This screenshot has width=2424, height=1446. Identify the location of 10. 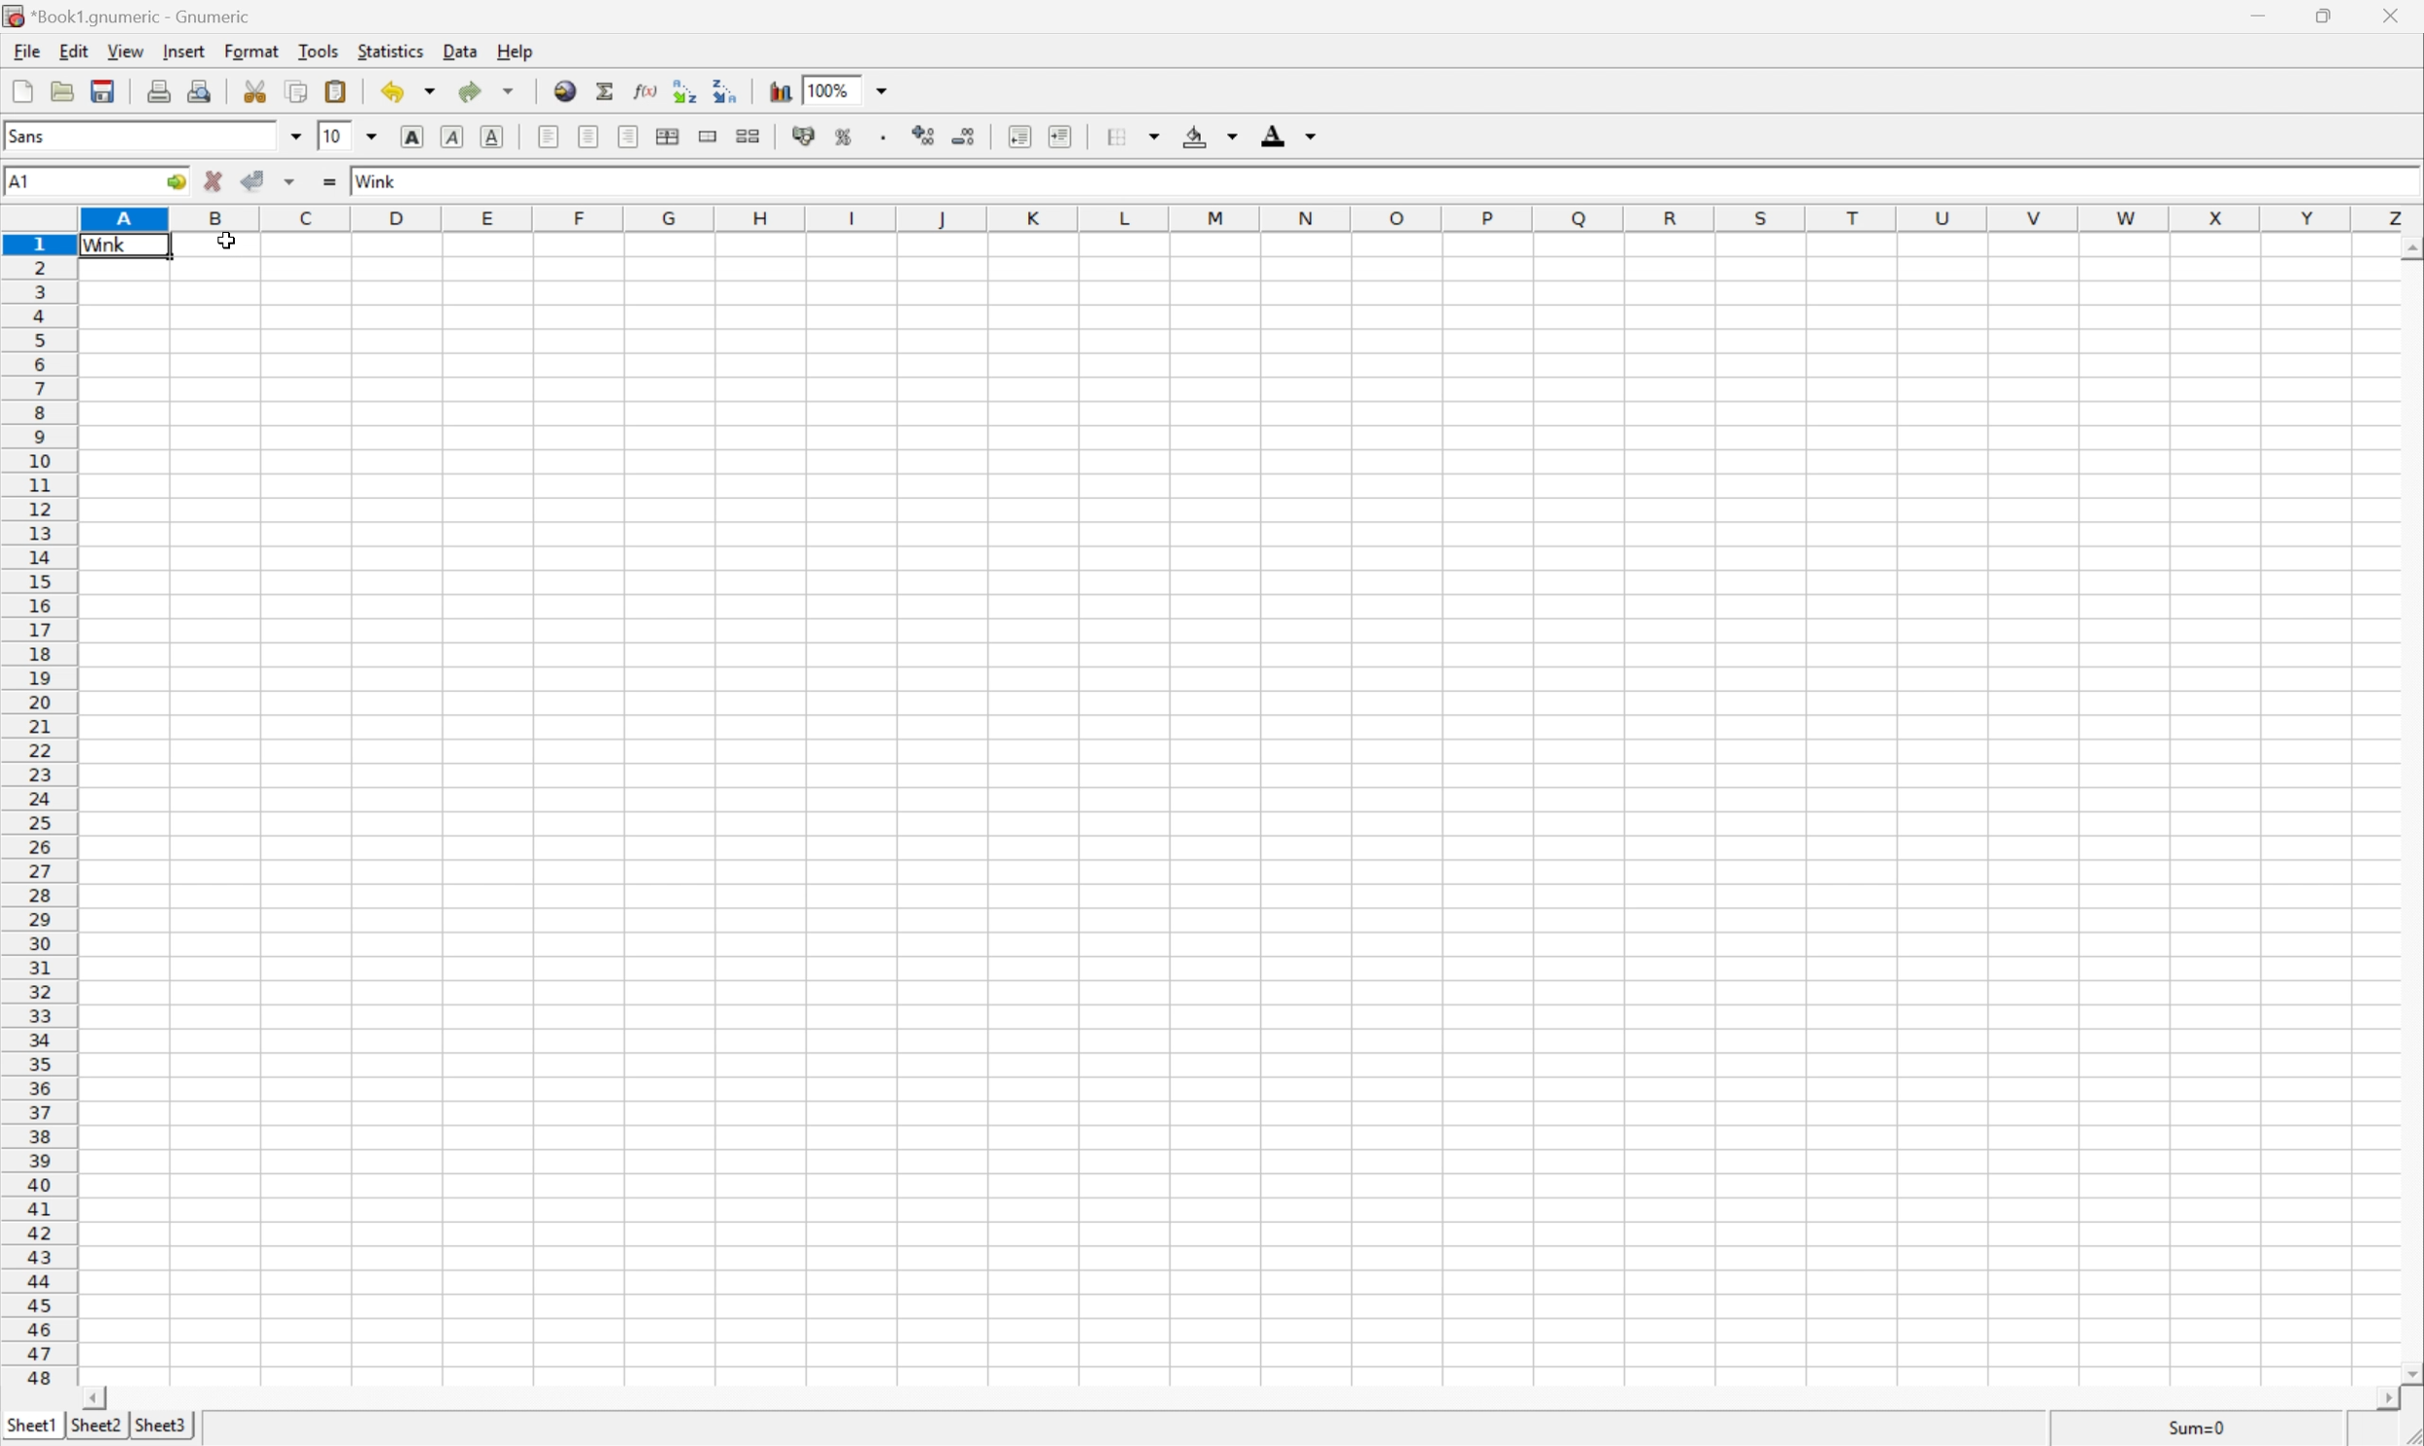
(336, 134).